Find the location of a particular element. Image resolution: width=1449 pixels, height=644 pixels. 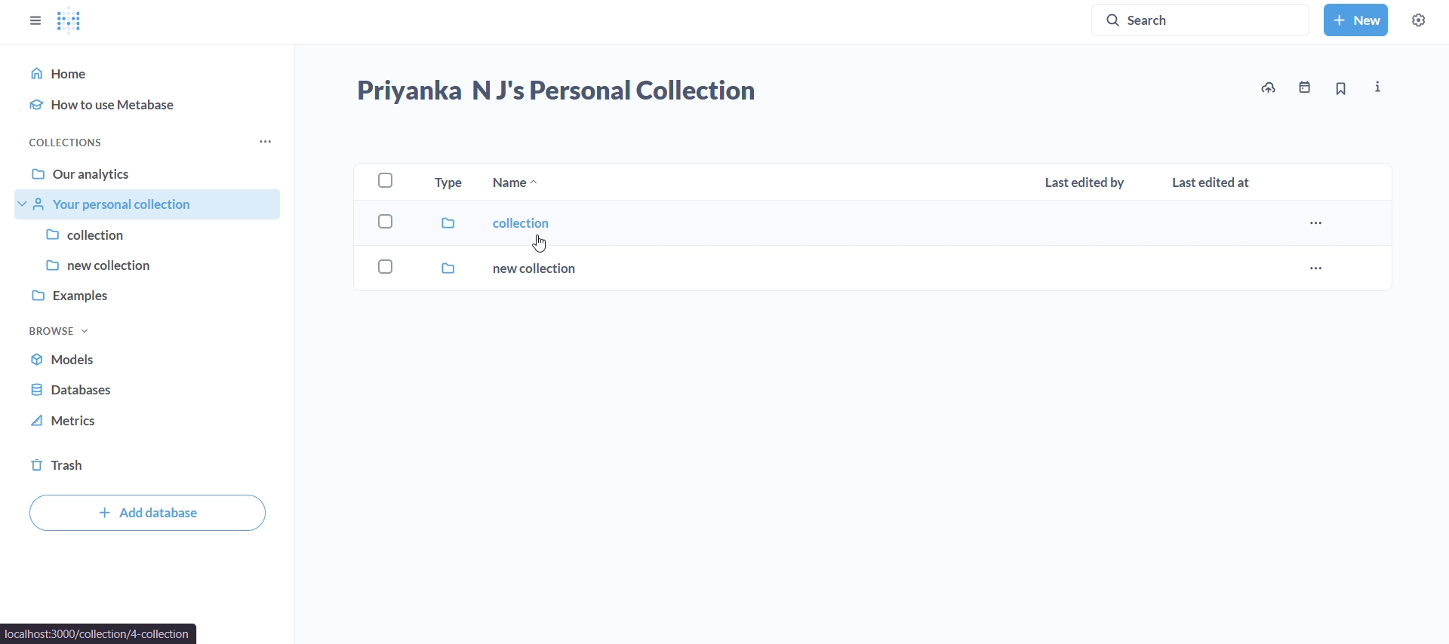

add database is located at coordinates (147, 514).